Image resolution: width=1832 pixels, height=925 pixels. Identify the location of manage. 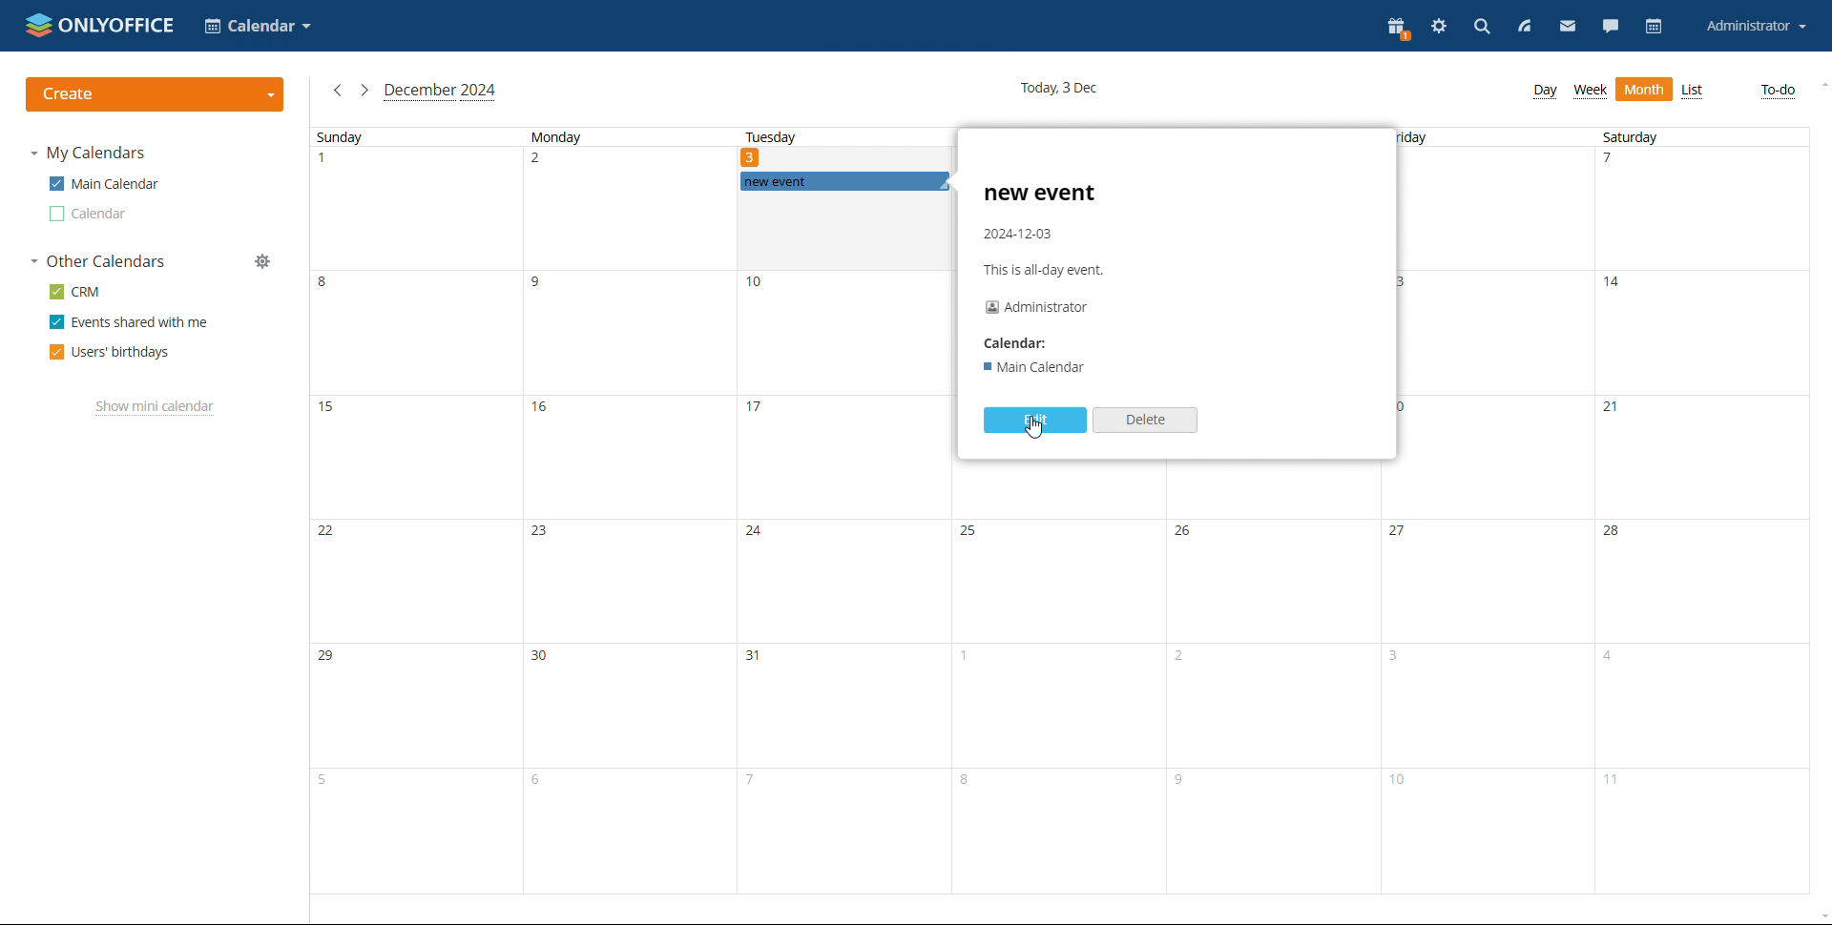
(263, 261).